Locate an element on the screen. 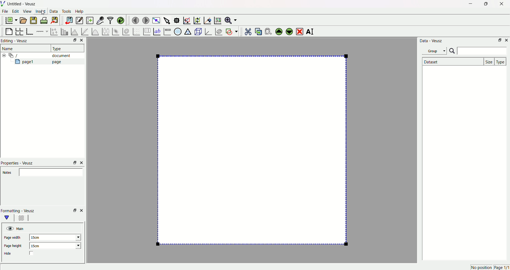 Image resolution: width=510 pixels, height=270 pixels. page 1/1 is located at coordinates (501, 268).